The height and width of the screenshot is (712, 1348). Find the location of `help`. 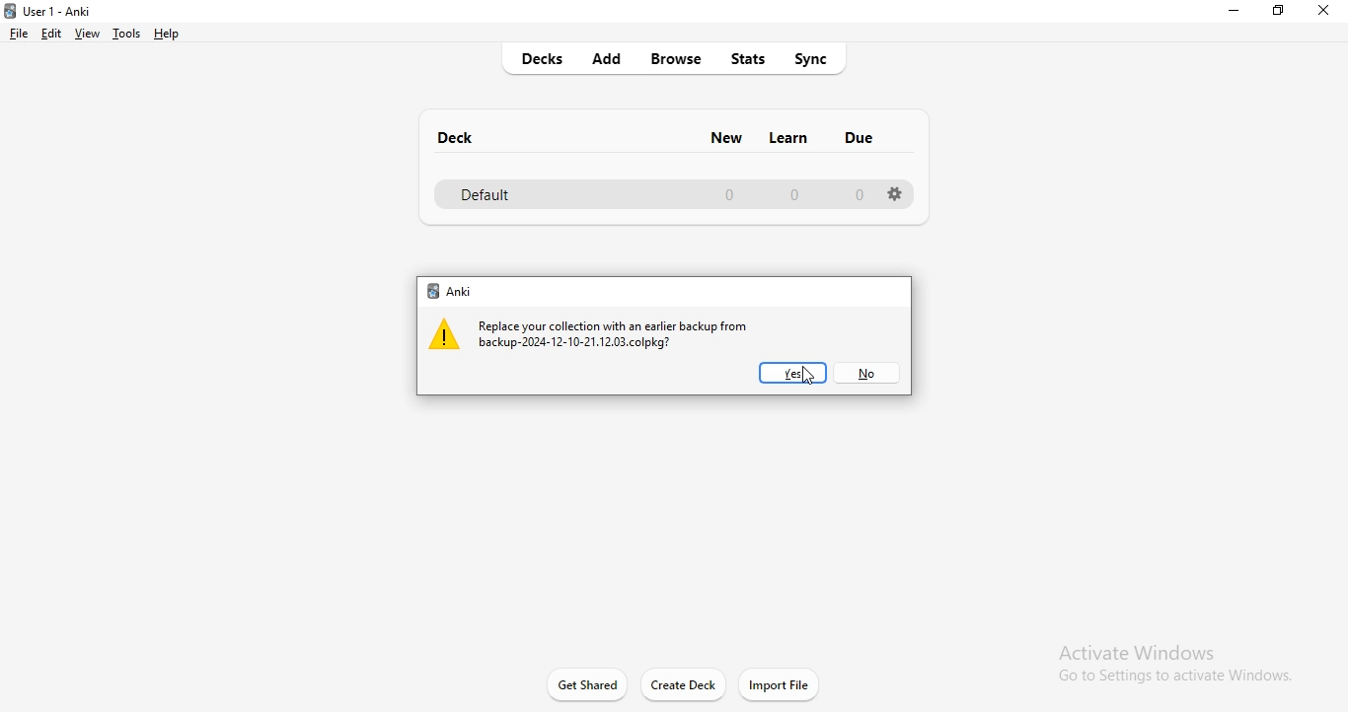

help is located at coordinates (172, 35).